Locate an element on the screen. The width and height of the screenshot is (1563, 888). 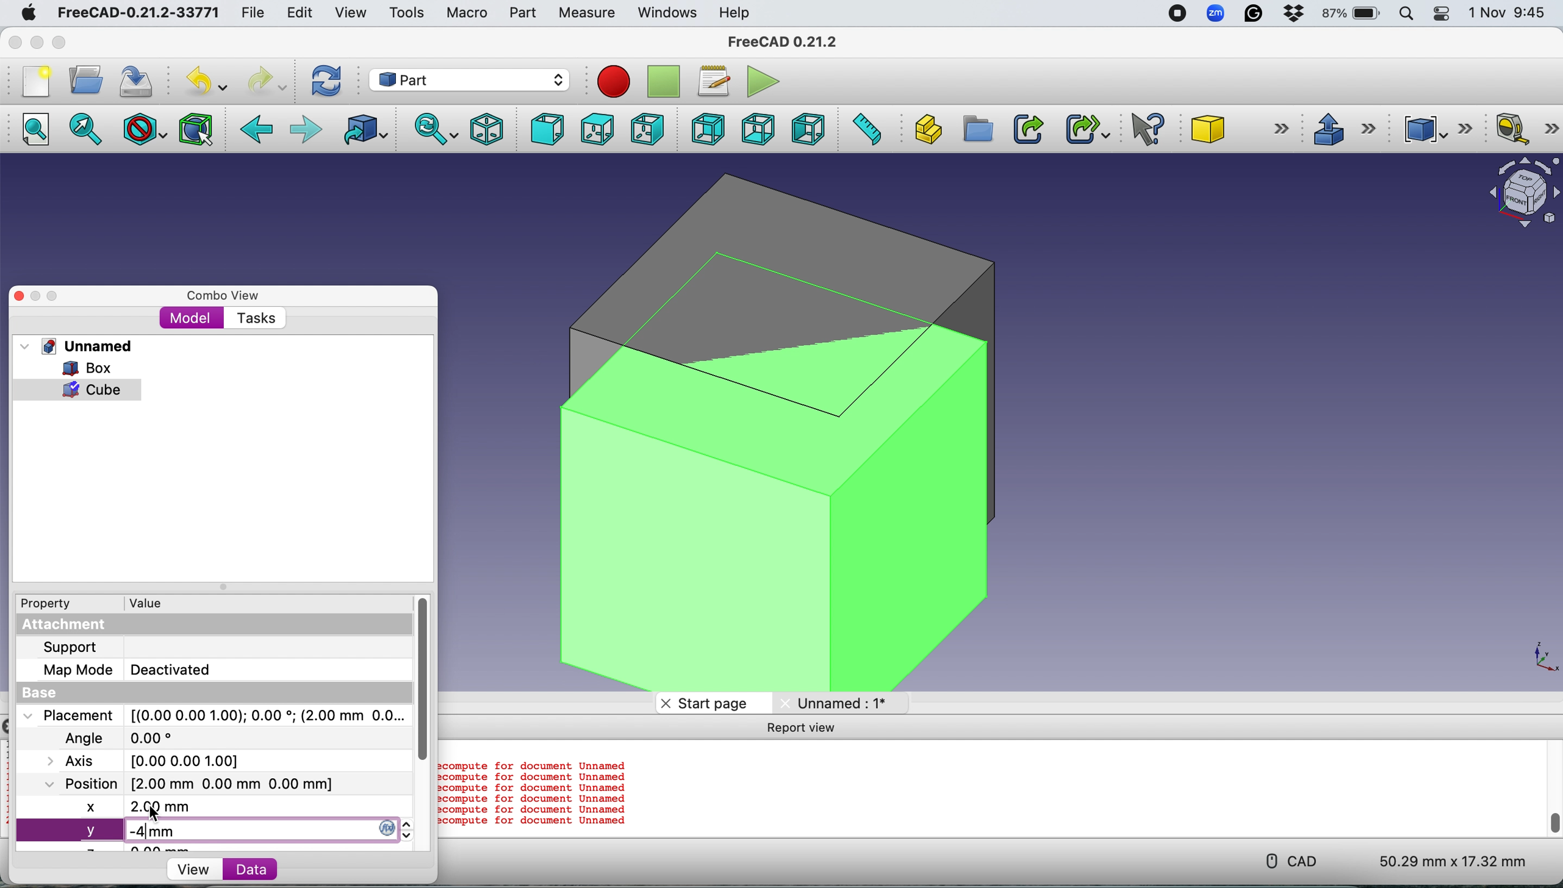
Measure linear is located at coordinates (1526, 131).